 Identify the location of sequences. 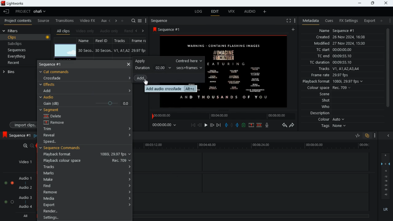
(18, 50).